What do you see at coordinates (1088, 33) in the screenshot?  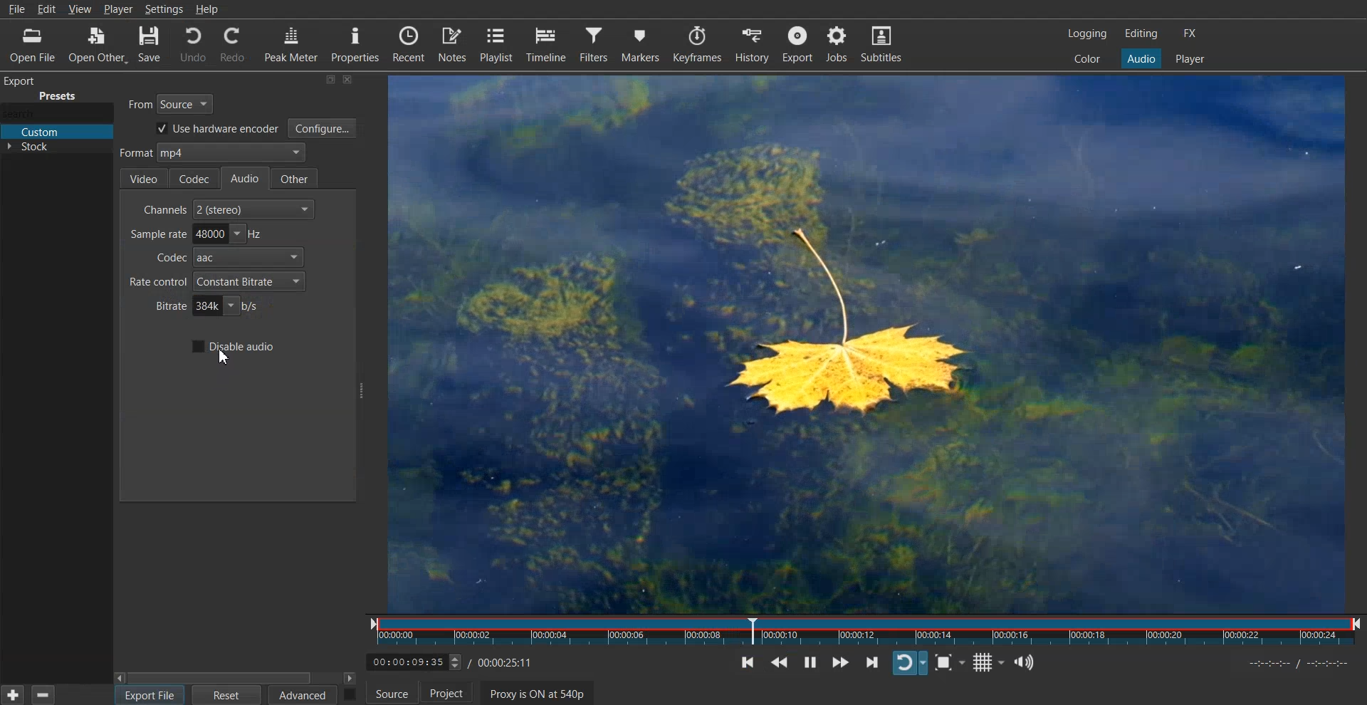 I see `Logging` at bounding box center [1088, 33].